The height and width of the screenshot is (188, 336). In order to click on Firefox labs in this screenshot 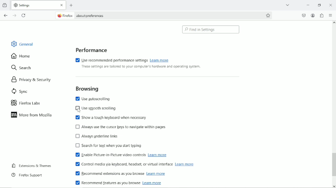, I will do `click(30, 103)`.